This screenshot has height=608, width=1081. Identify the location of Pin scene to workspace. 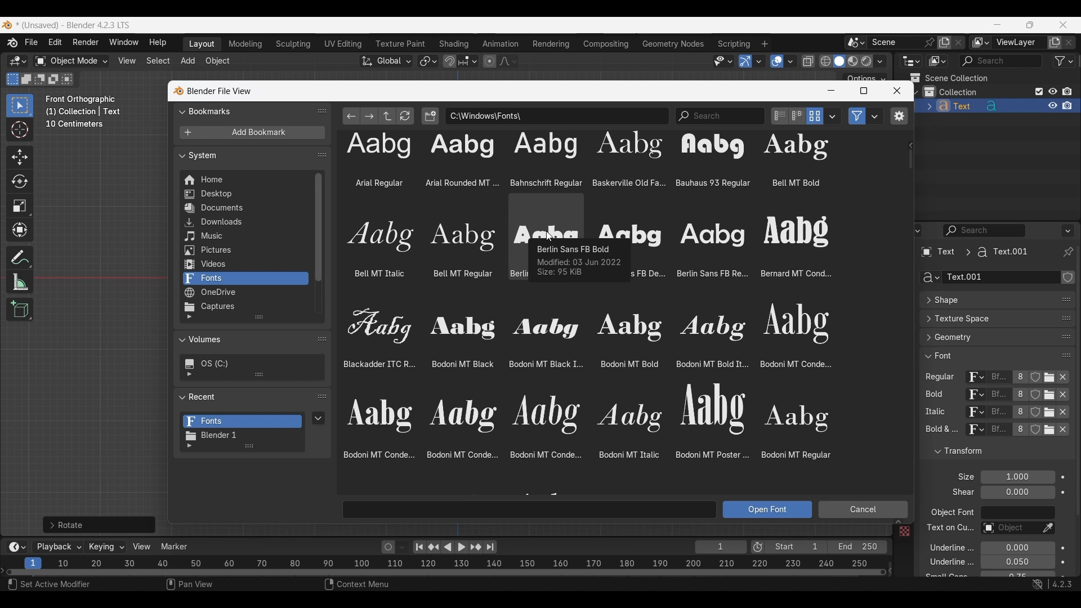
(903, 42).